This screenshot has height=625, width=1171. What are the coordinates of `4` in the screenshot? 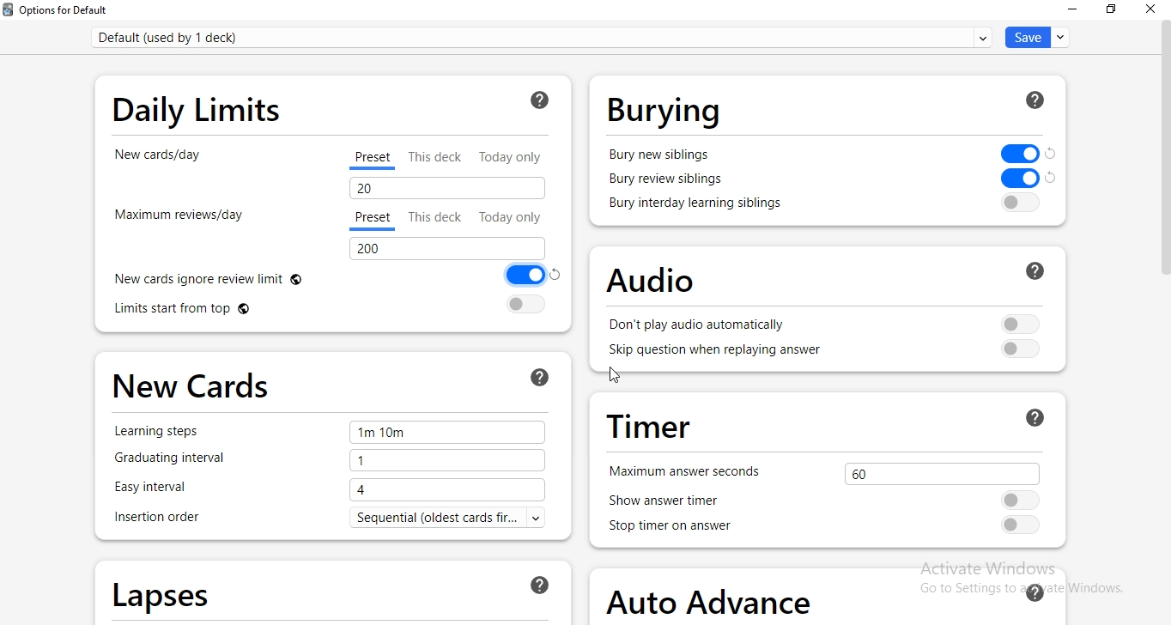 It's located at (451, 488).